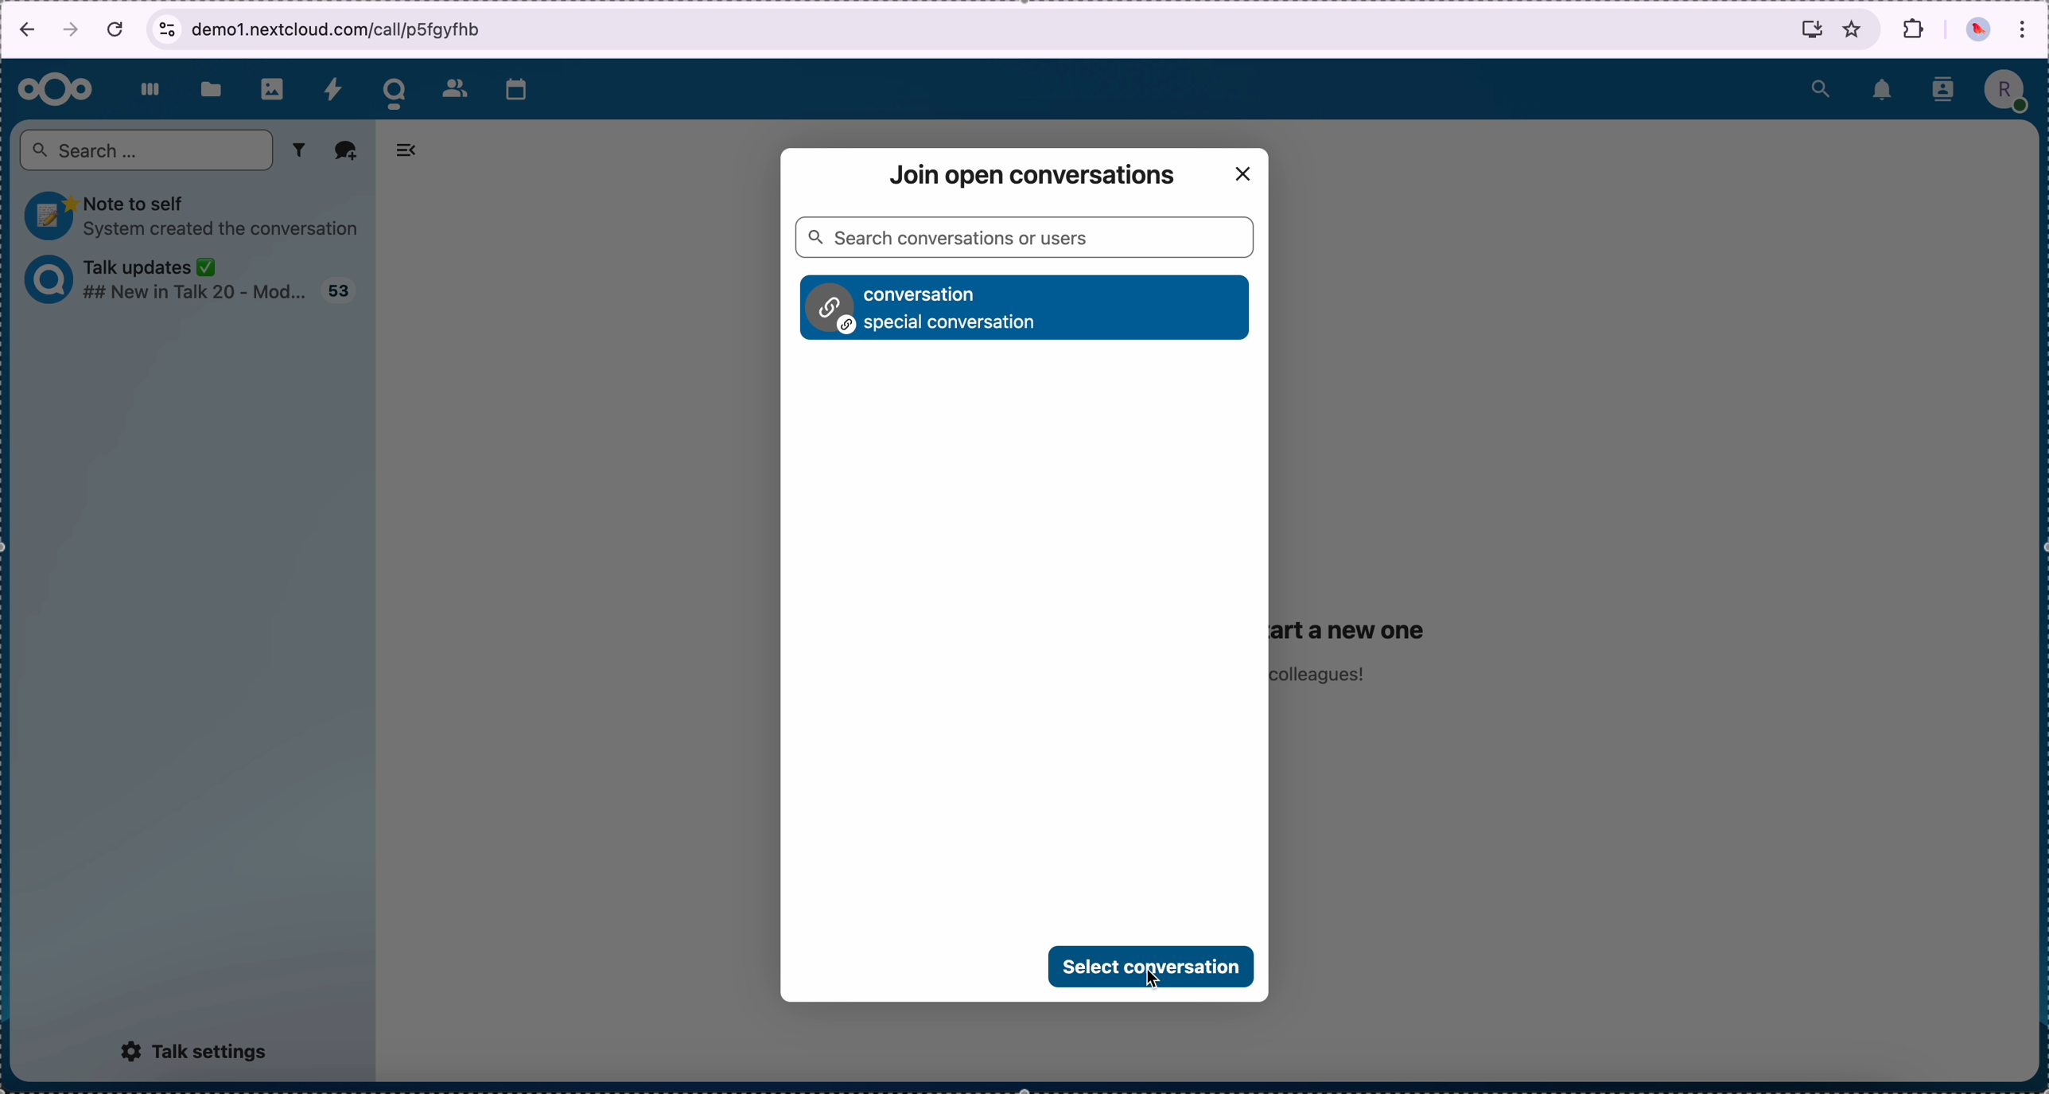 The height and width of the screenshot is (1094, 2049). Describe the element at coordinates (164, 284) in the screenshot. I see `talk updates` at that location.